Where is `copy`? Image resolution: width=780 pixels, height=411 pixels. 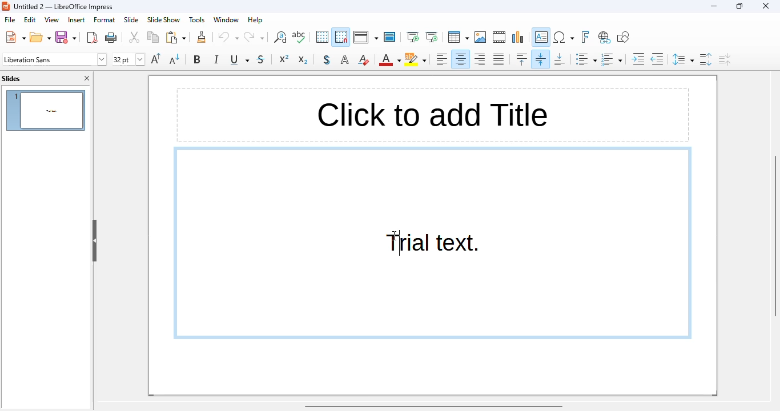 copy is located at coordinates (153, 37).